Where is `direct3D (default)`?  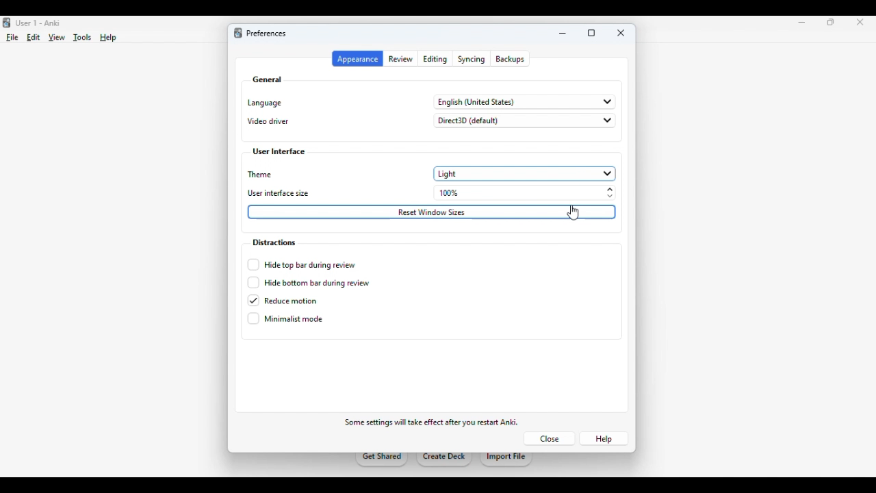 direct3D (default) is located at coordinates (524, 121).